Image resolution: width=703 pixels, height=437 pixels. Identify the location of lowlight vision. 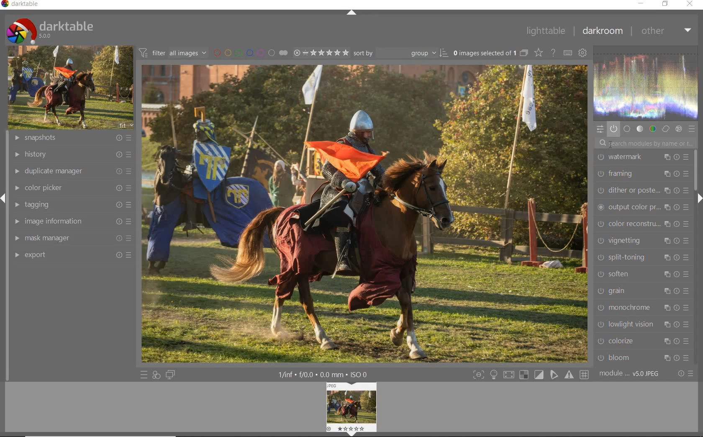
(644, 325).